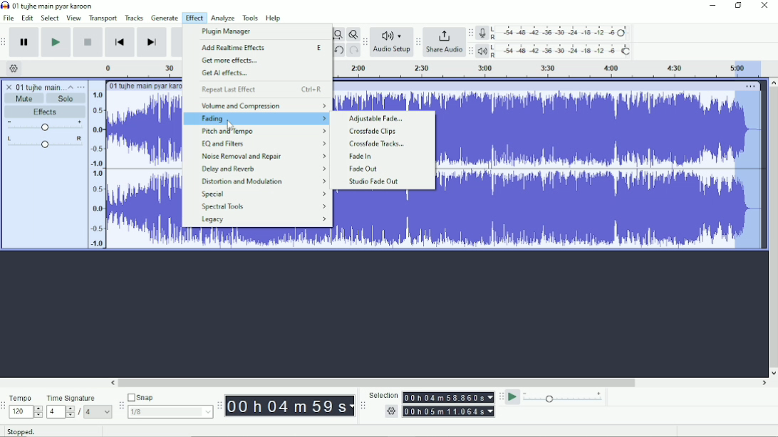  Describe the element at coordinates (445, 41) in the screenshot. I see `Share Audio` at that location.